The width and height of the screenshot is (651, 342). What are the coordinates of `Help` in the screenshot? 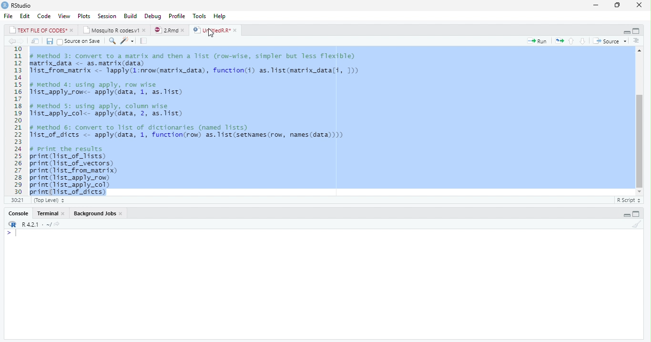 It's located at (222, 16).